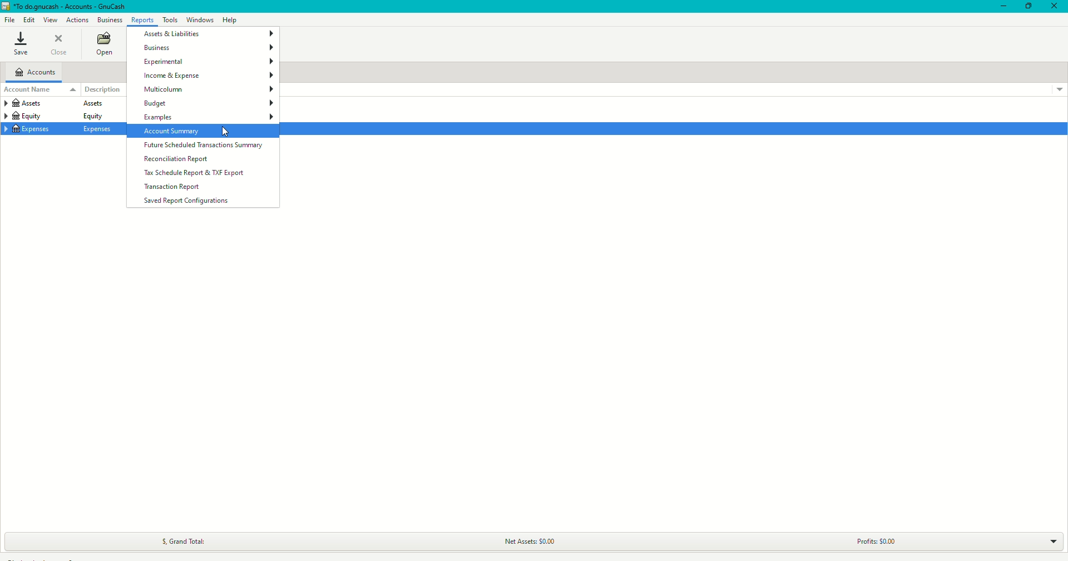  I want to click on Assets and Liabilities, so click(208, 34).